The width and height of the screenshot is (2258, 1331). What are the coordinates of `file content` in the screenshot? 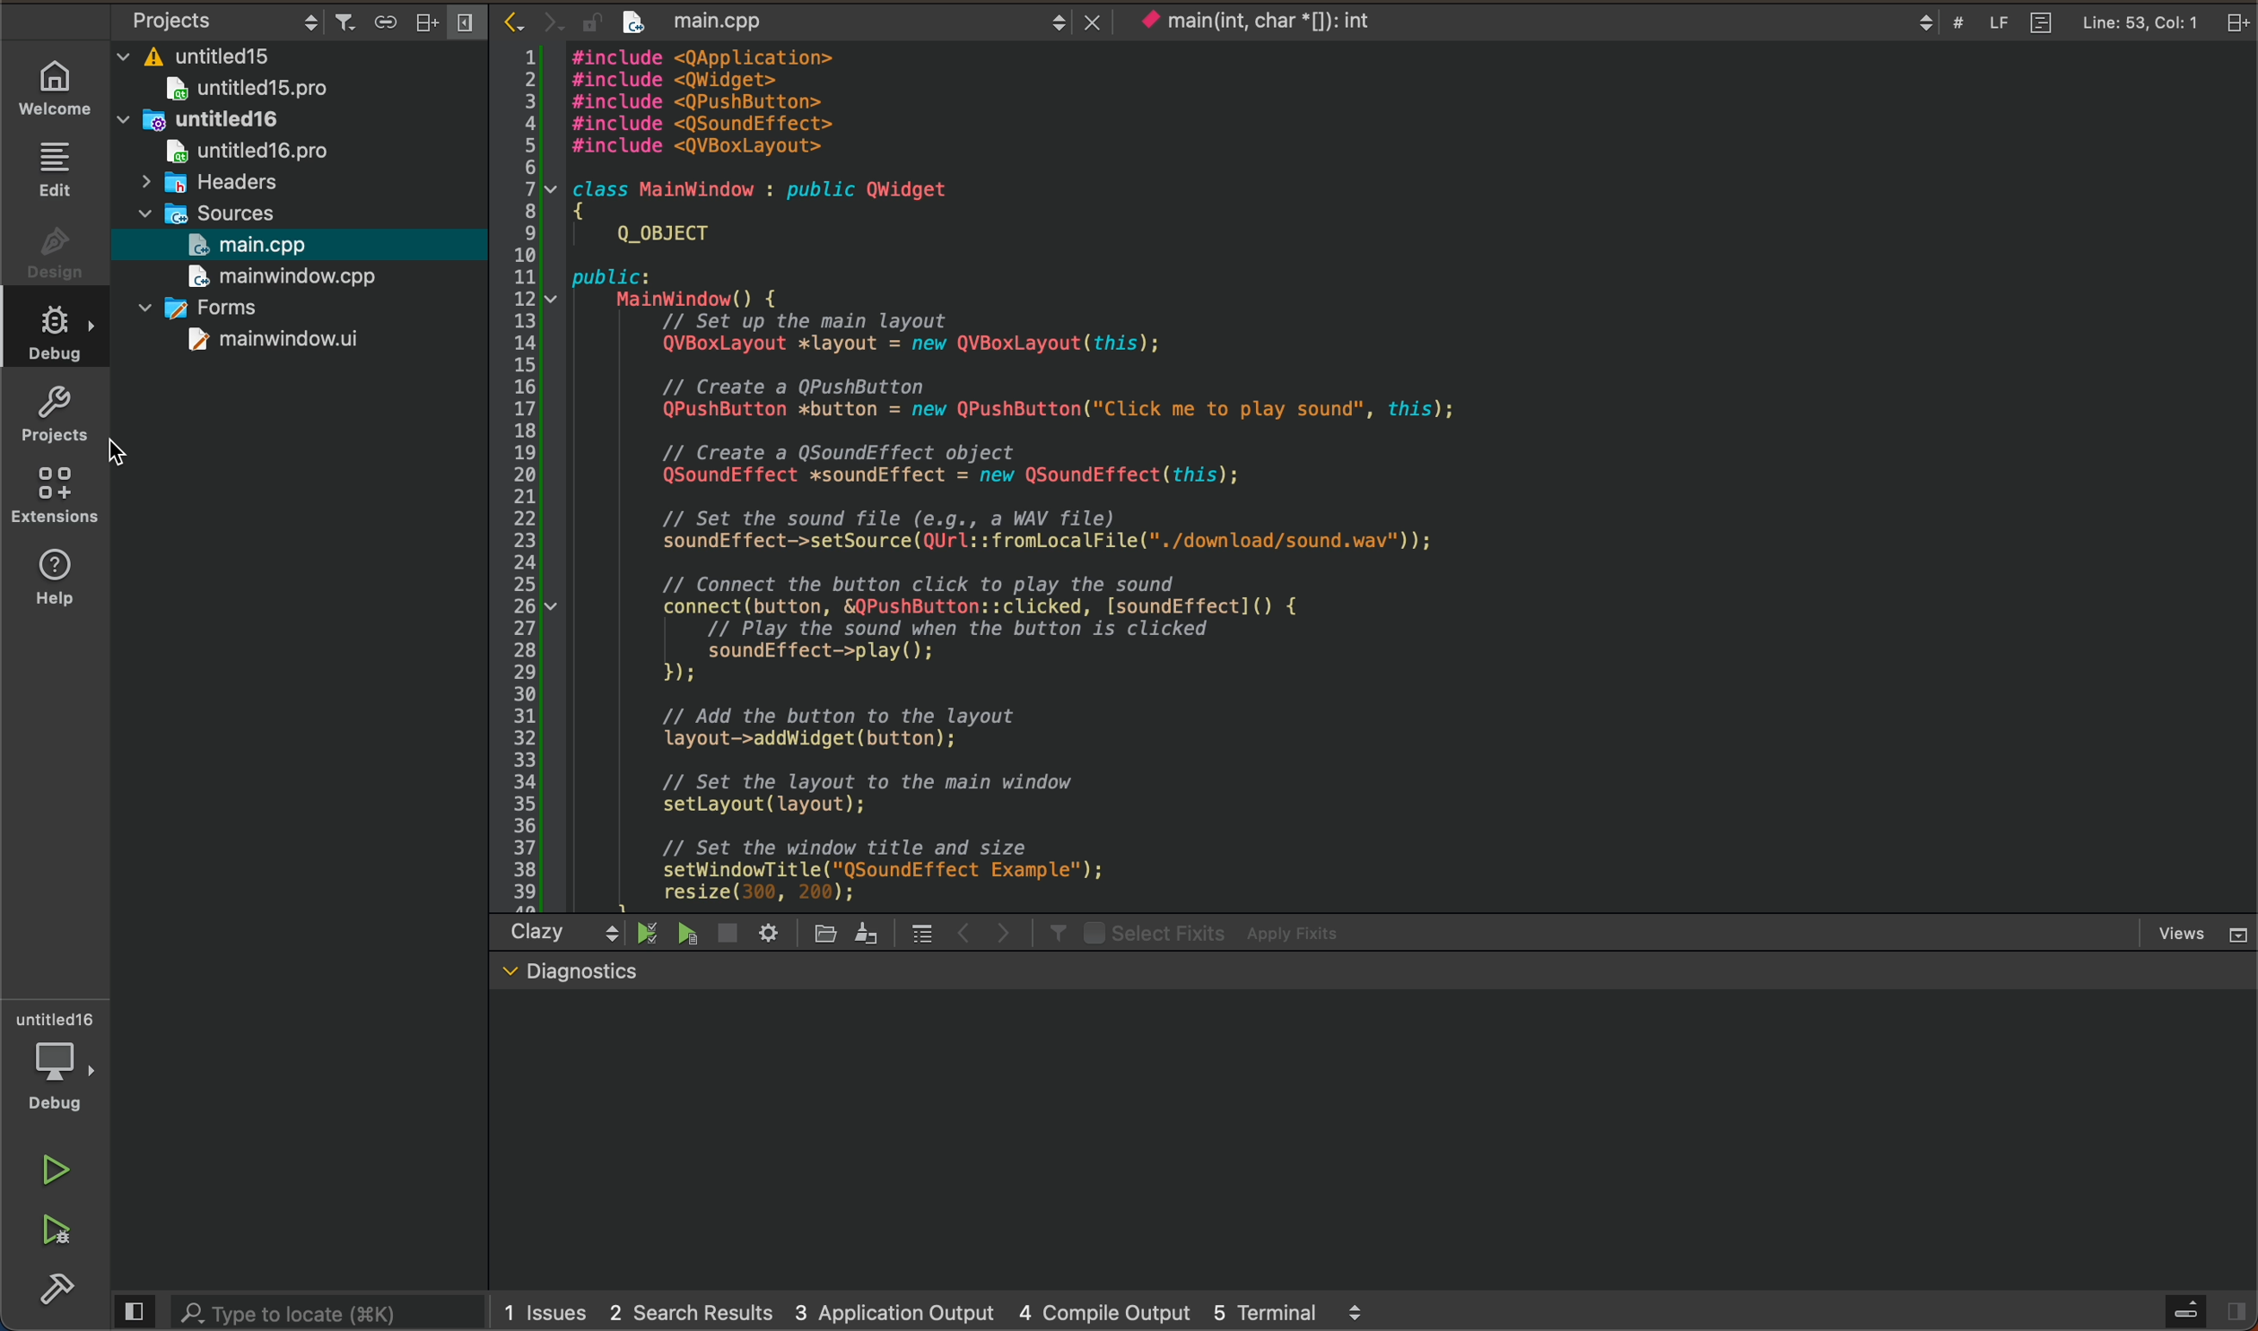 It's located at (1029, 478).